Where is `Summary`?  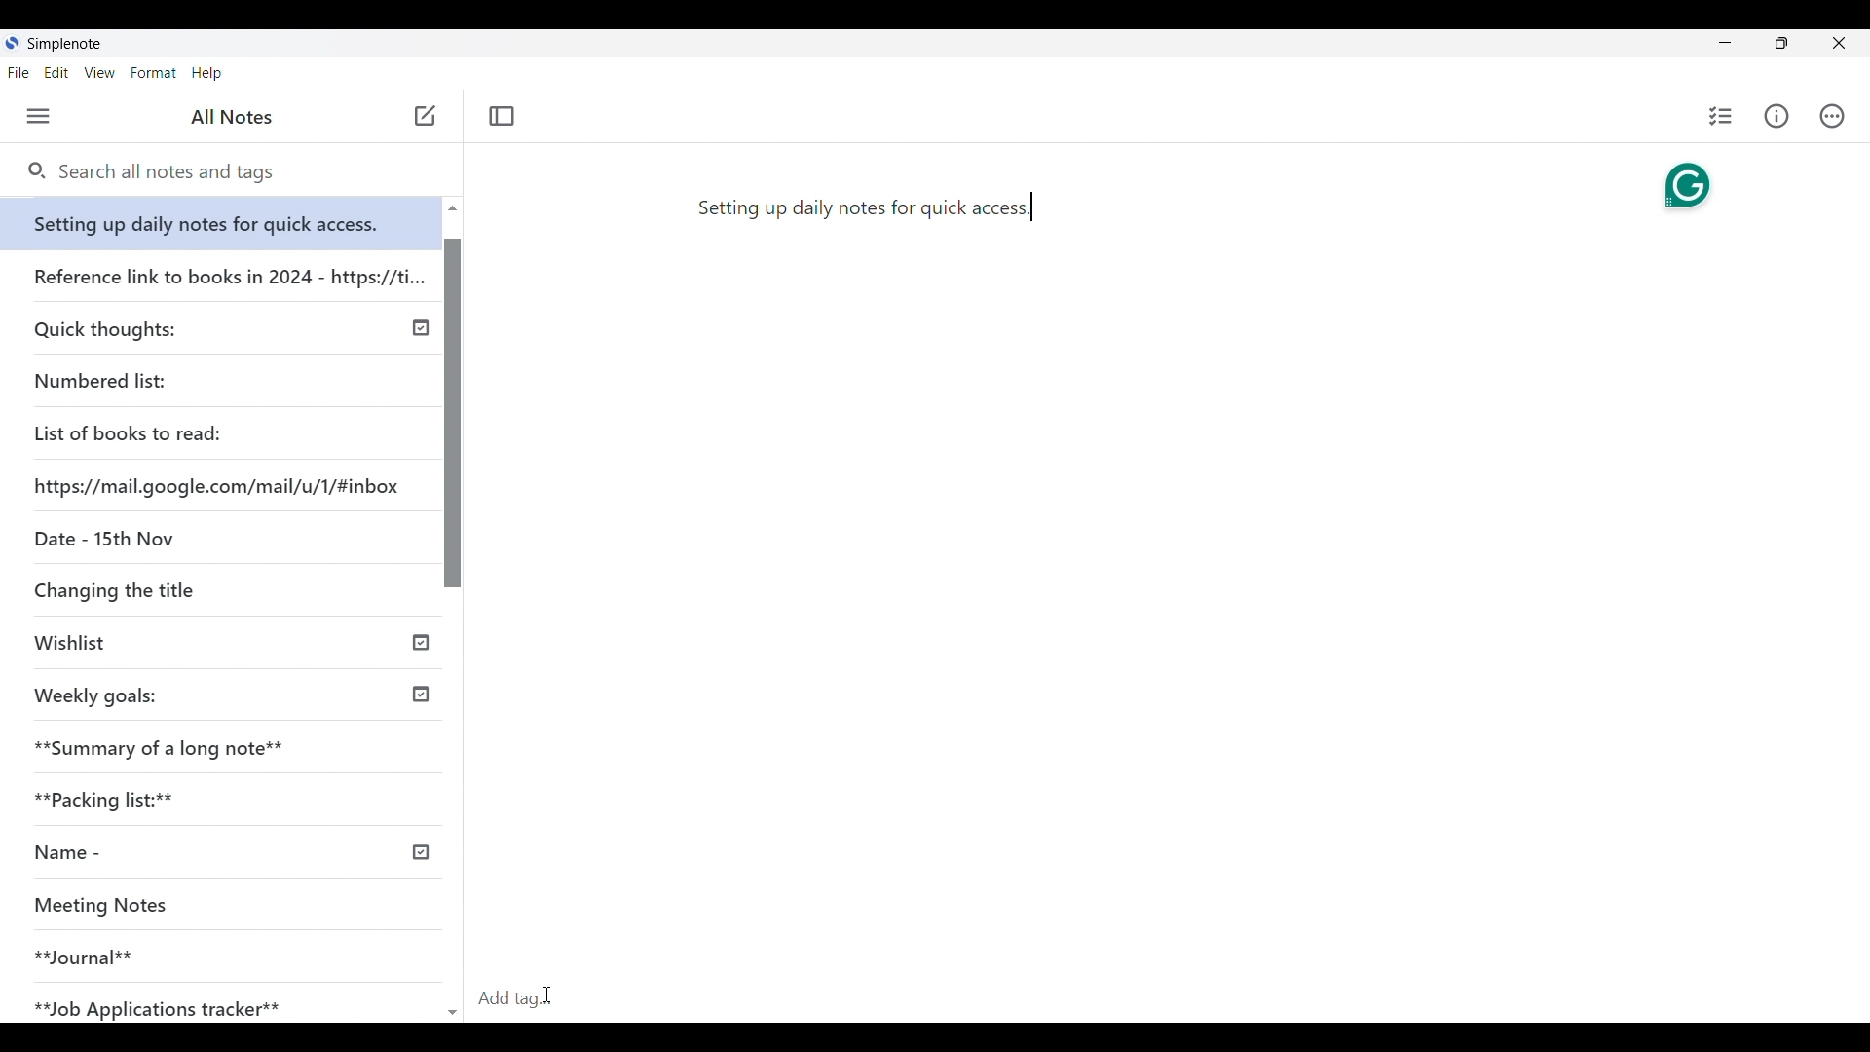
Summary is located at coordinates (233, 742).